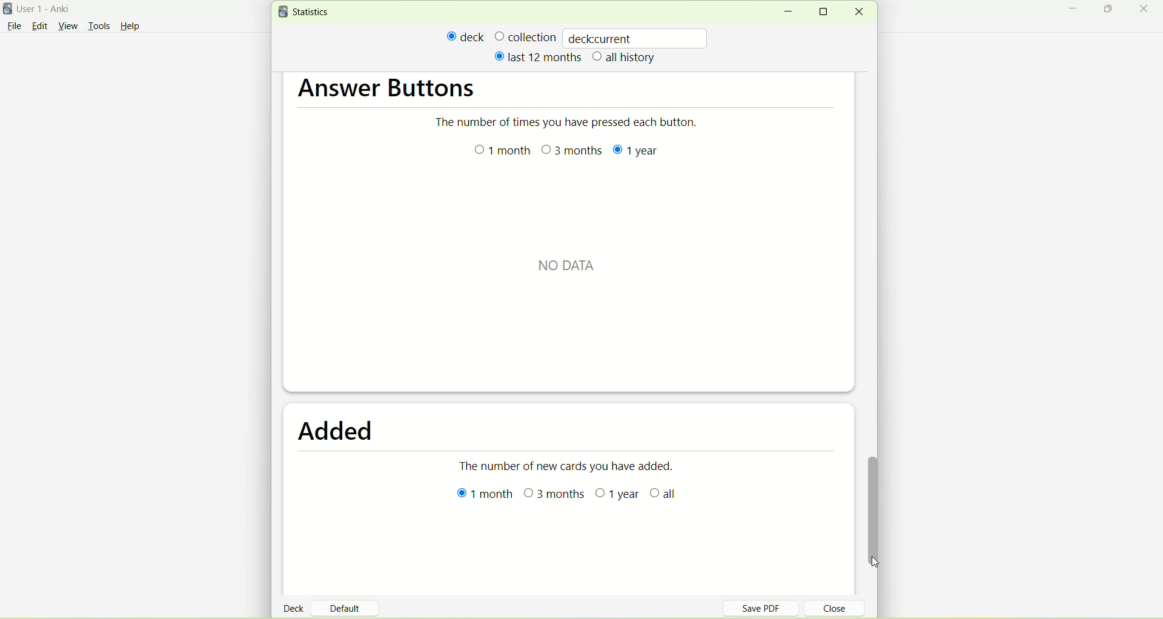  Describe the element at coordinates (51, 11) in the screenshot. I see `User 1- Anki` at that location.